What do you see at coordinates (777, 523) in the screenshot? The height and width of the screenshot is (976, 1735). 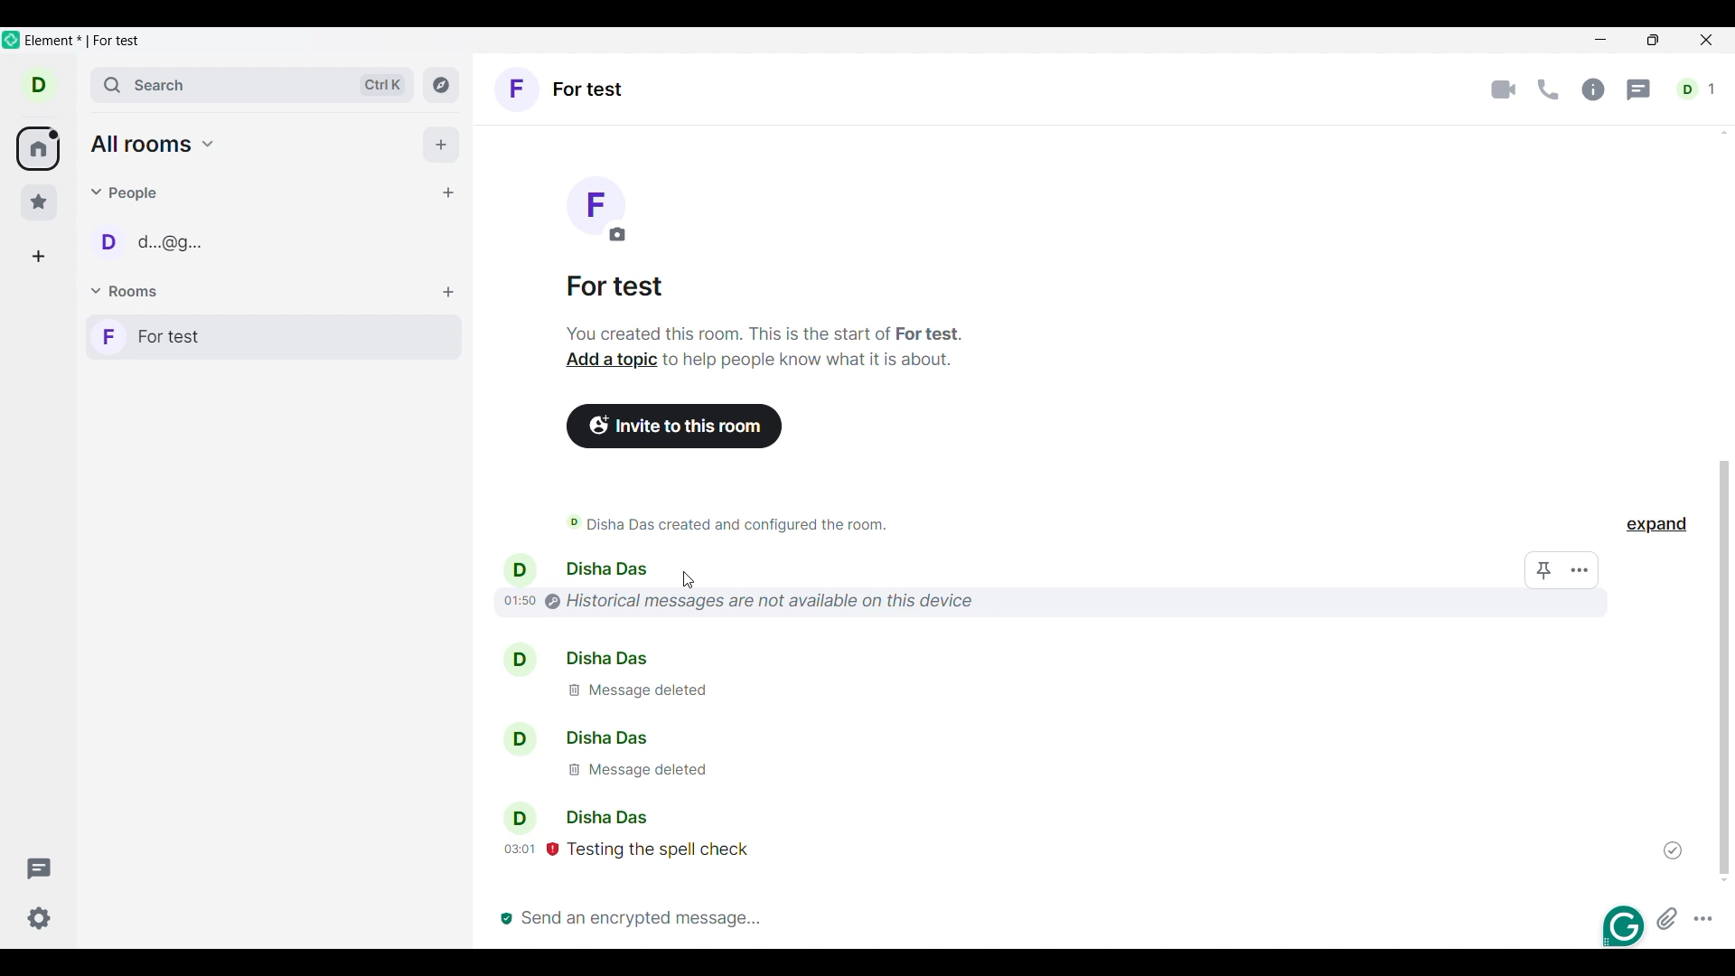 I see `Disha Das created and configured the room.` at bounding box center [777, 523].